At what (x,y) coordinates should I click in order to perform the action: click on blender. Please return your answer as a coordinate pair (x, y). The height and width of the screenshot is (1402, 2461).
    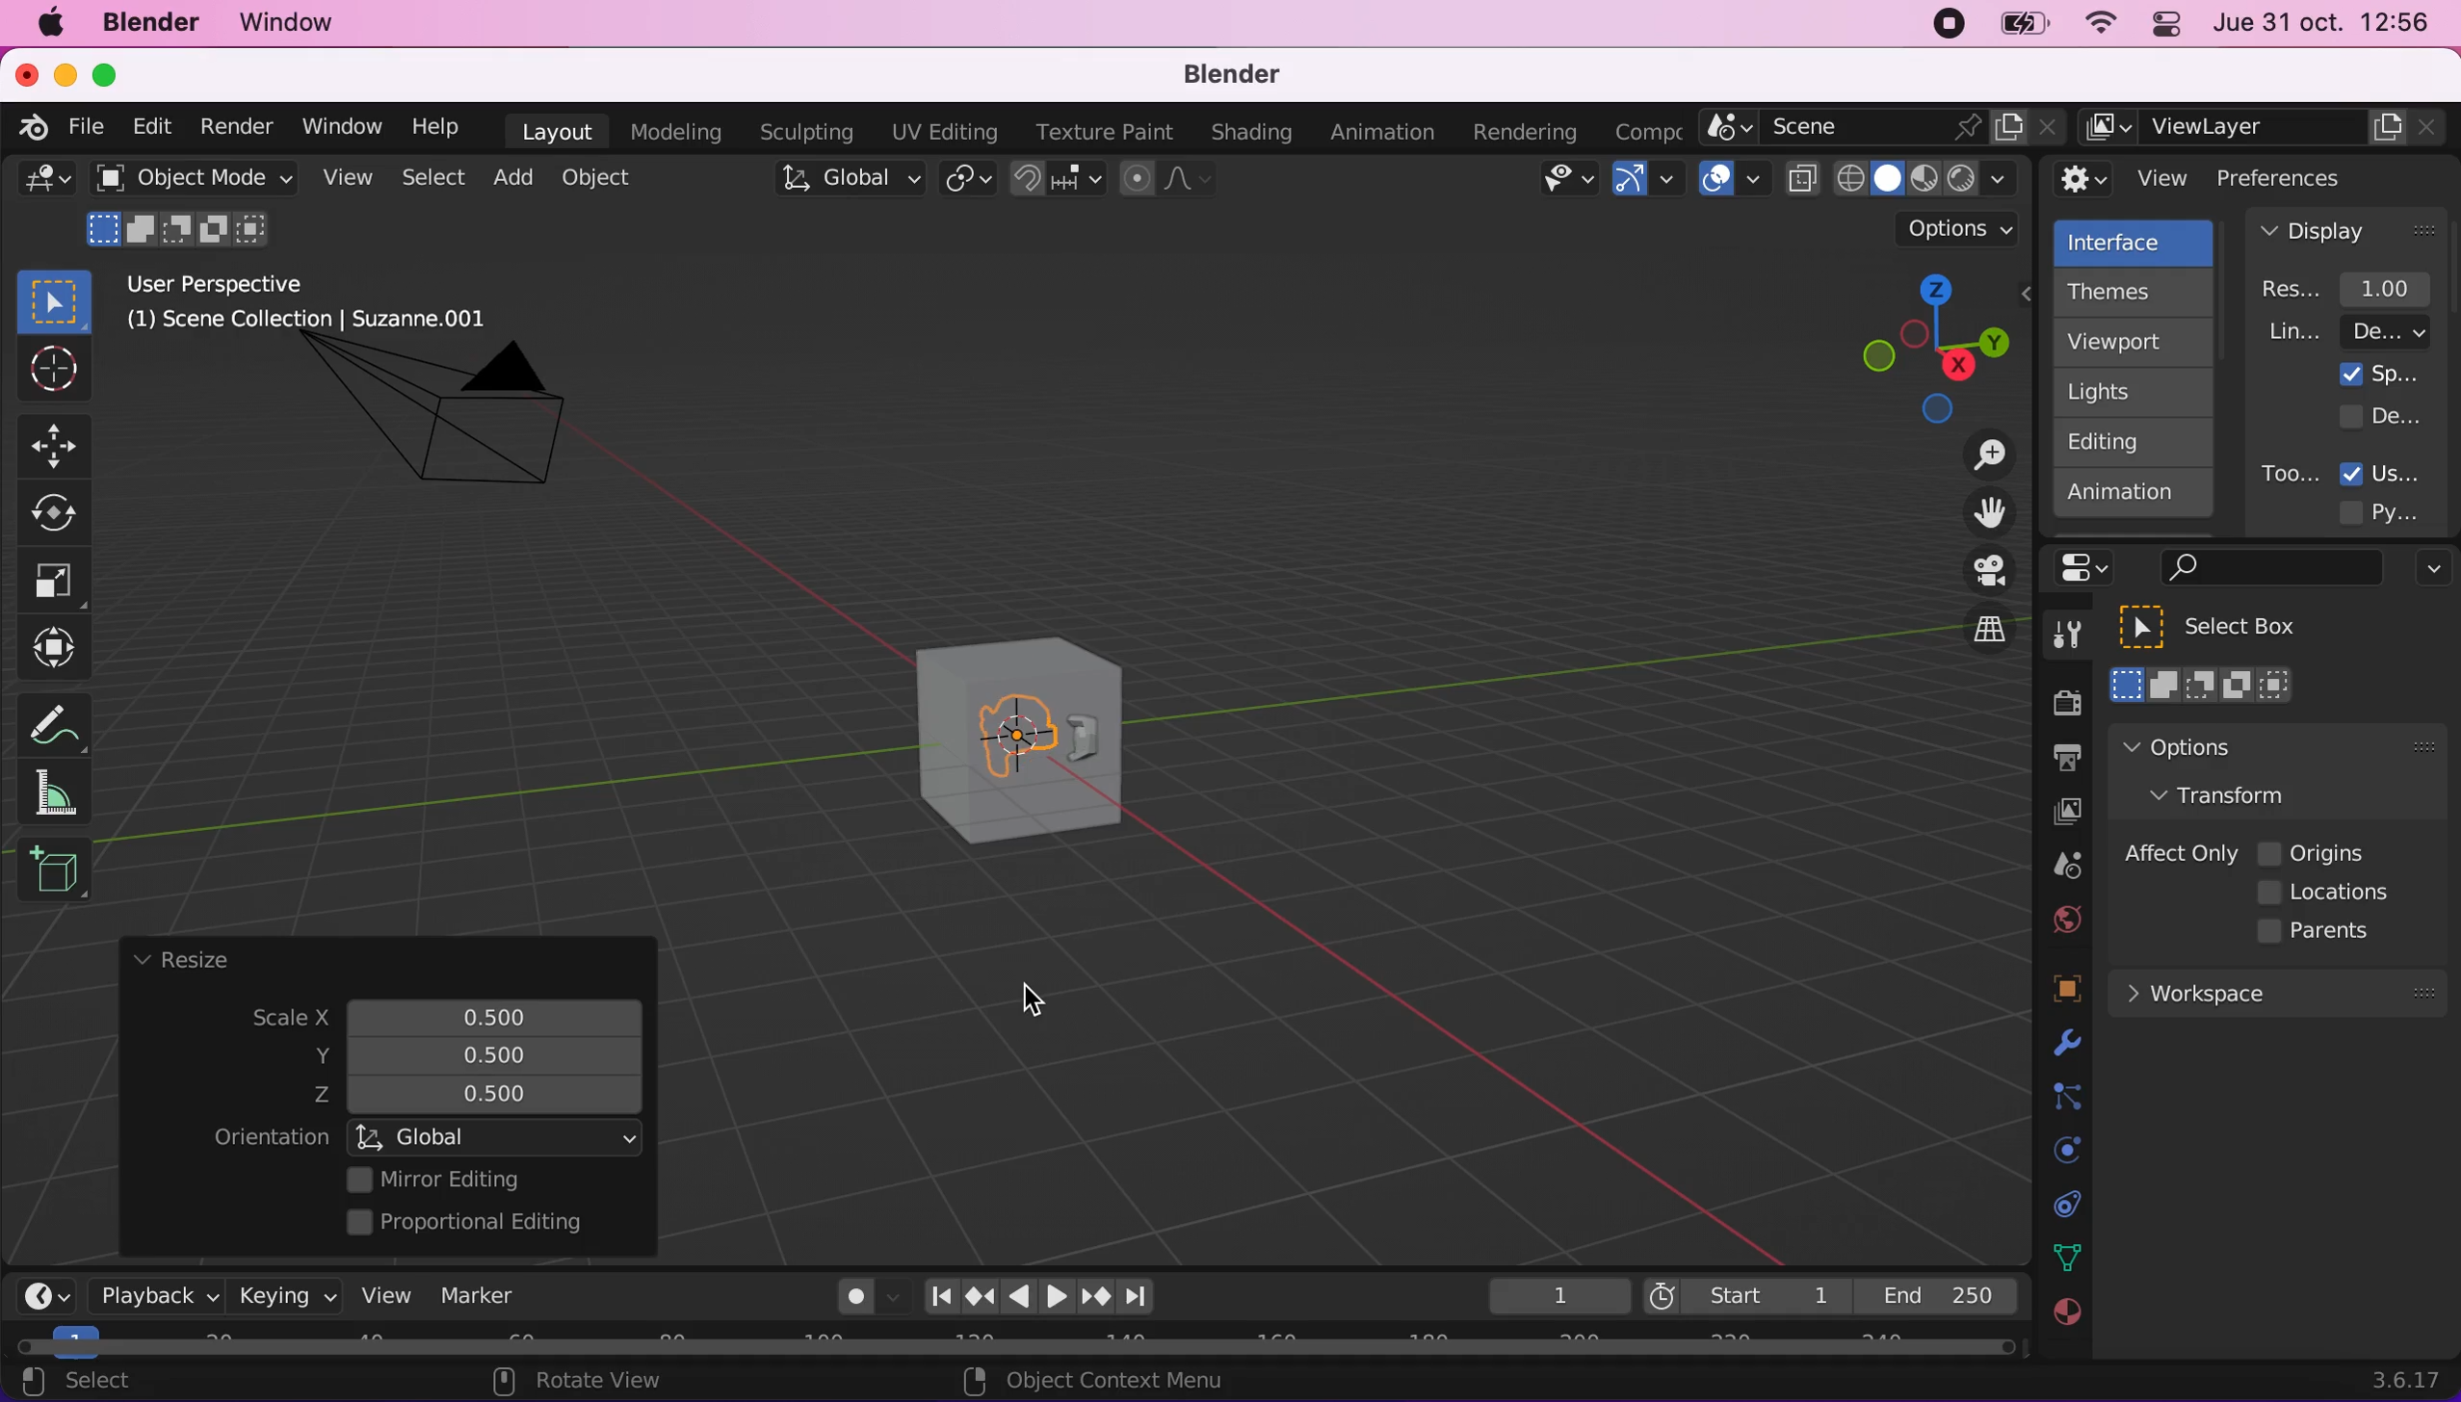
    Looking at the image, I should click on (26, 124).